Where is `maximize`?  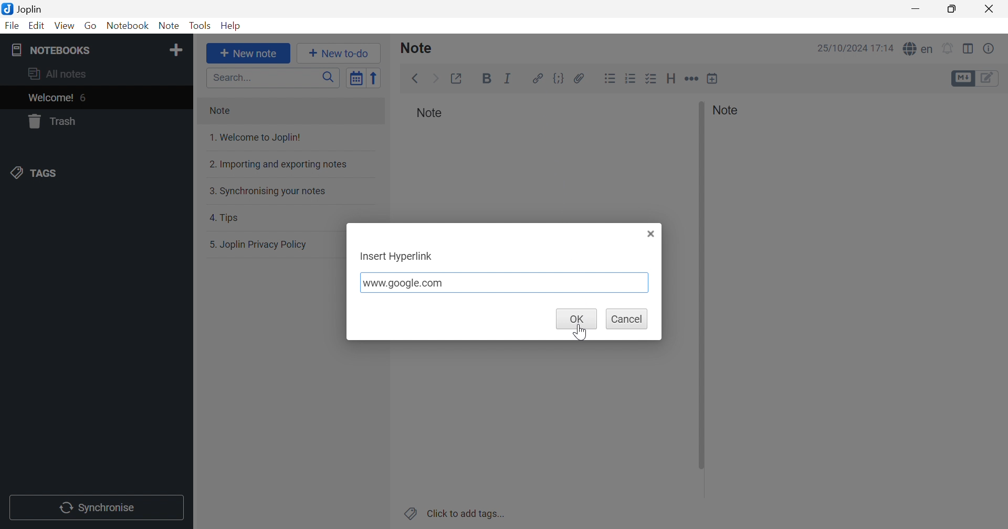
maximize is located at coordinates (951, 9).